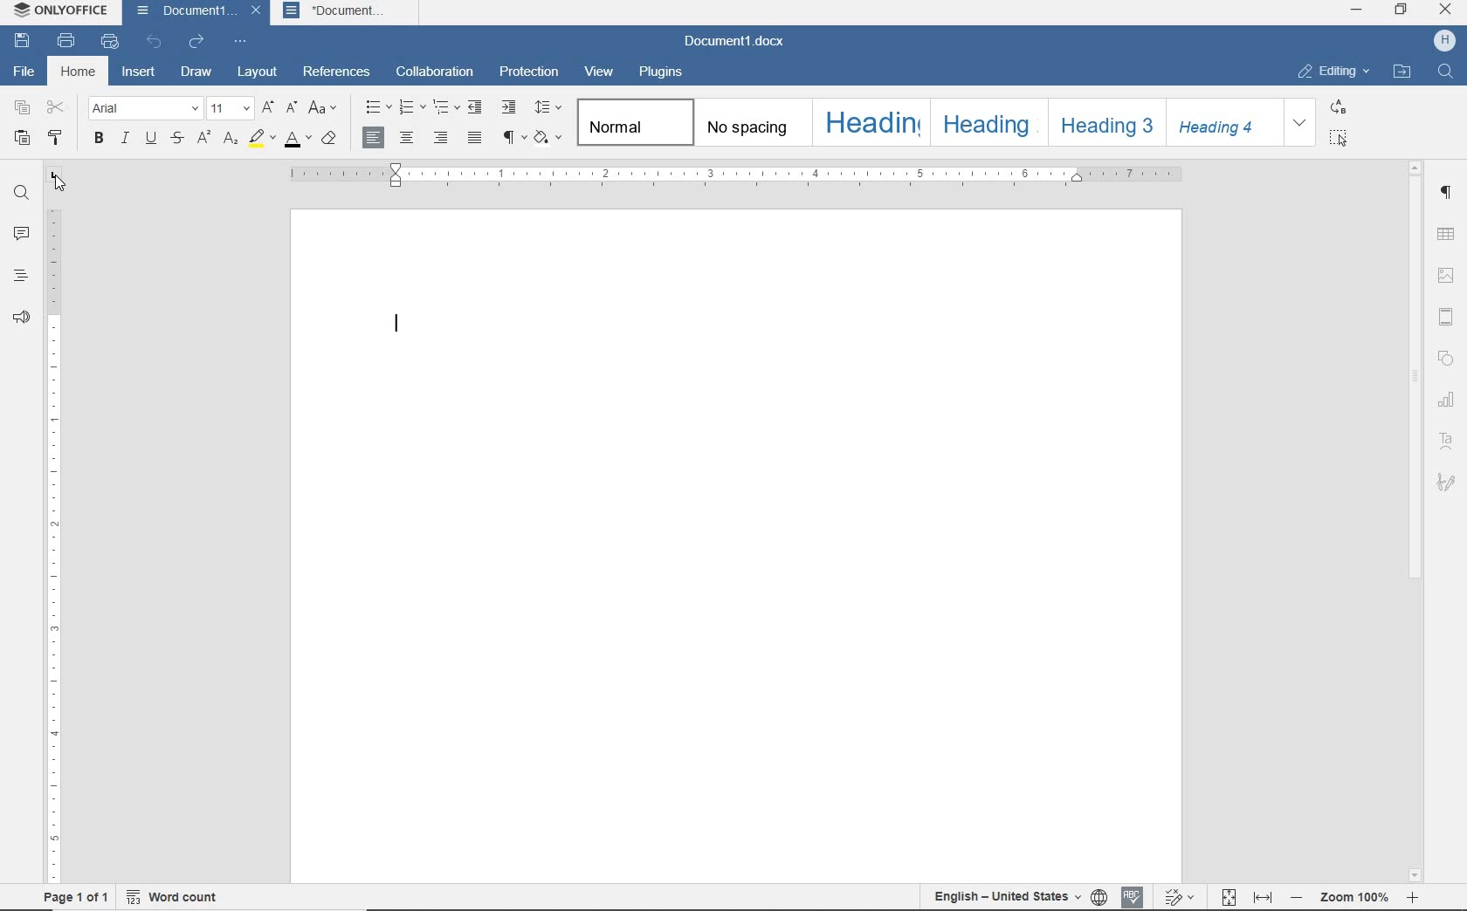 The image size is (1467, 911). I want to click on SAVE, so click(23, 42).